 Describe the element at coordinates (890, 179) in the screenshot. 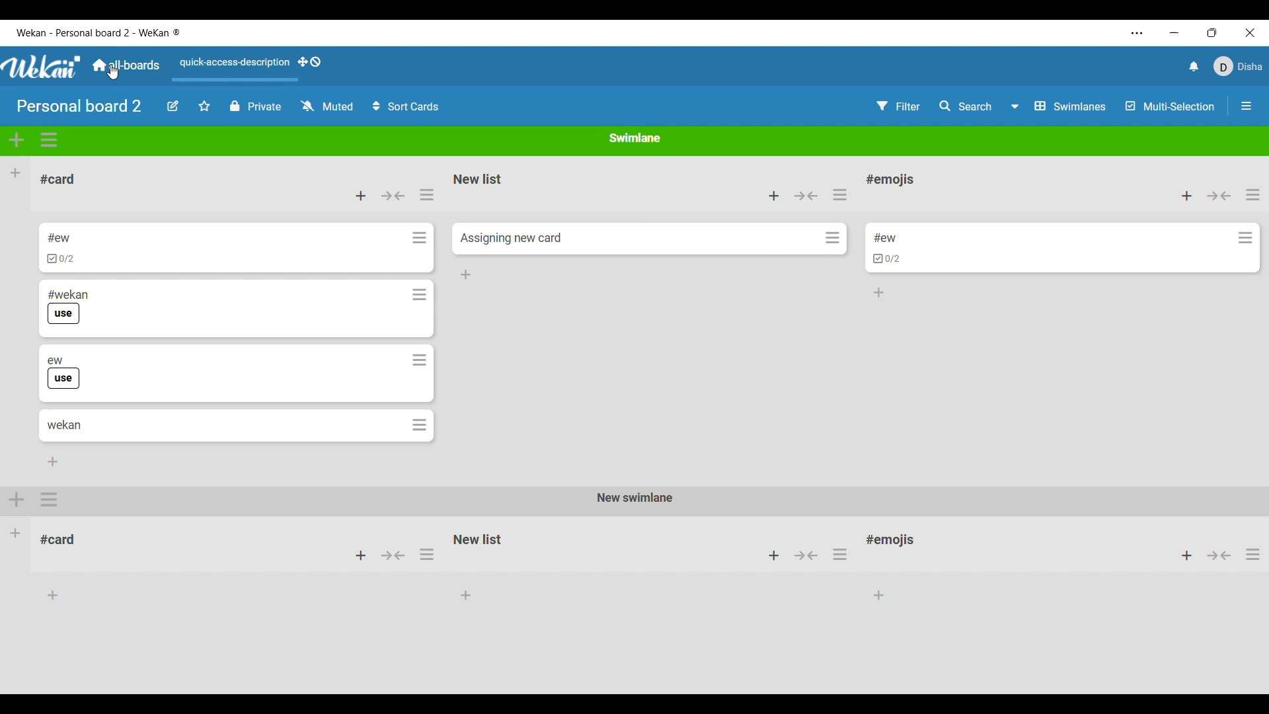

I see `List name` at that location.